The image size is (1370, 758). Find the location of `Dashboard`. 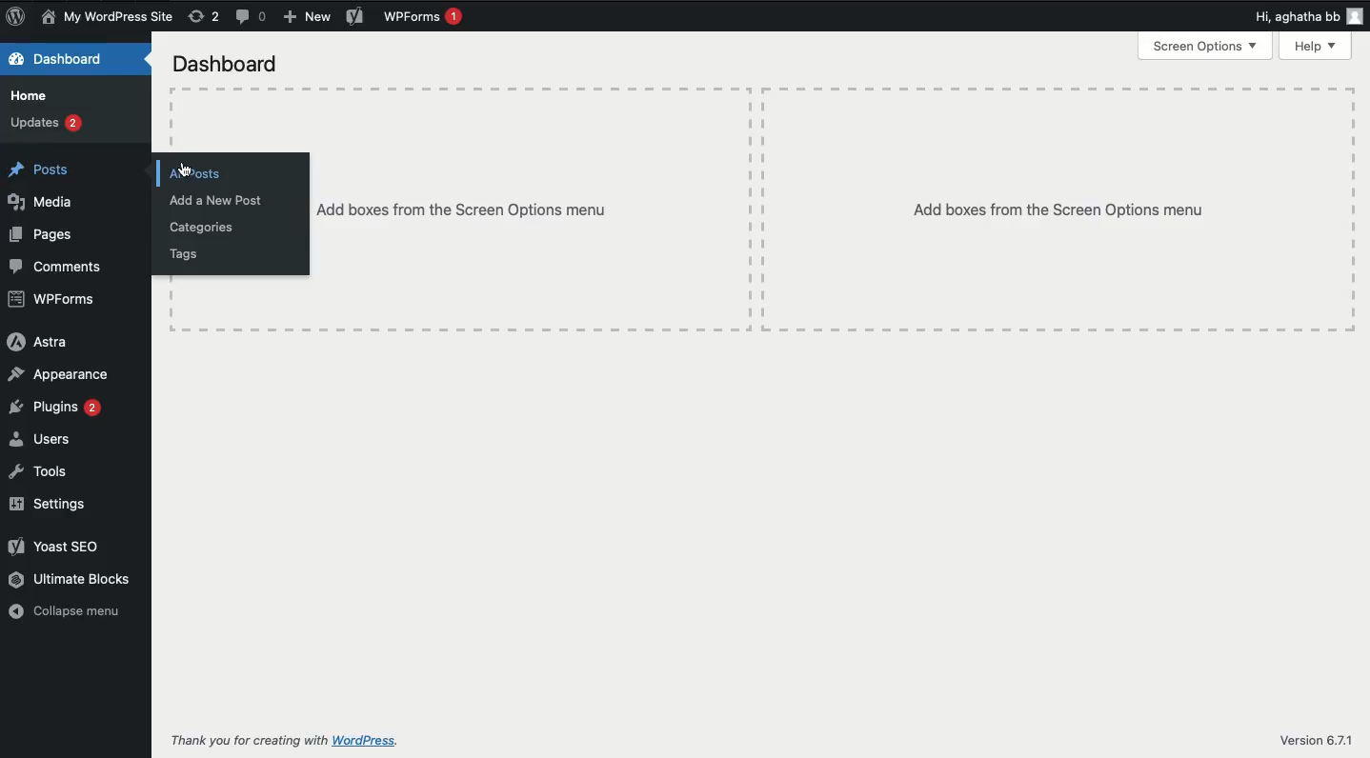

Dashboard is located at coordinates (66, 60).